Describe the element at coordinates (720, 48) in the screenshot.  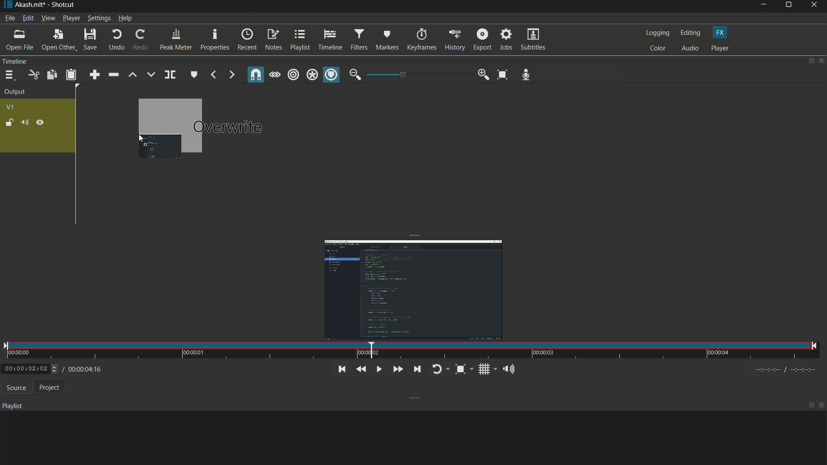
I see `player` at that location.